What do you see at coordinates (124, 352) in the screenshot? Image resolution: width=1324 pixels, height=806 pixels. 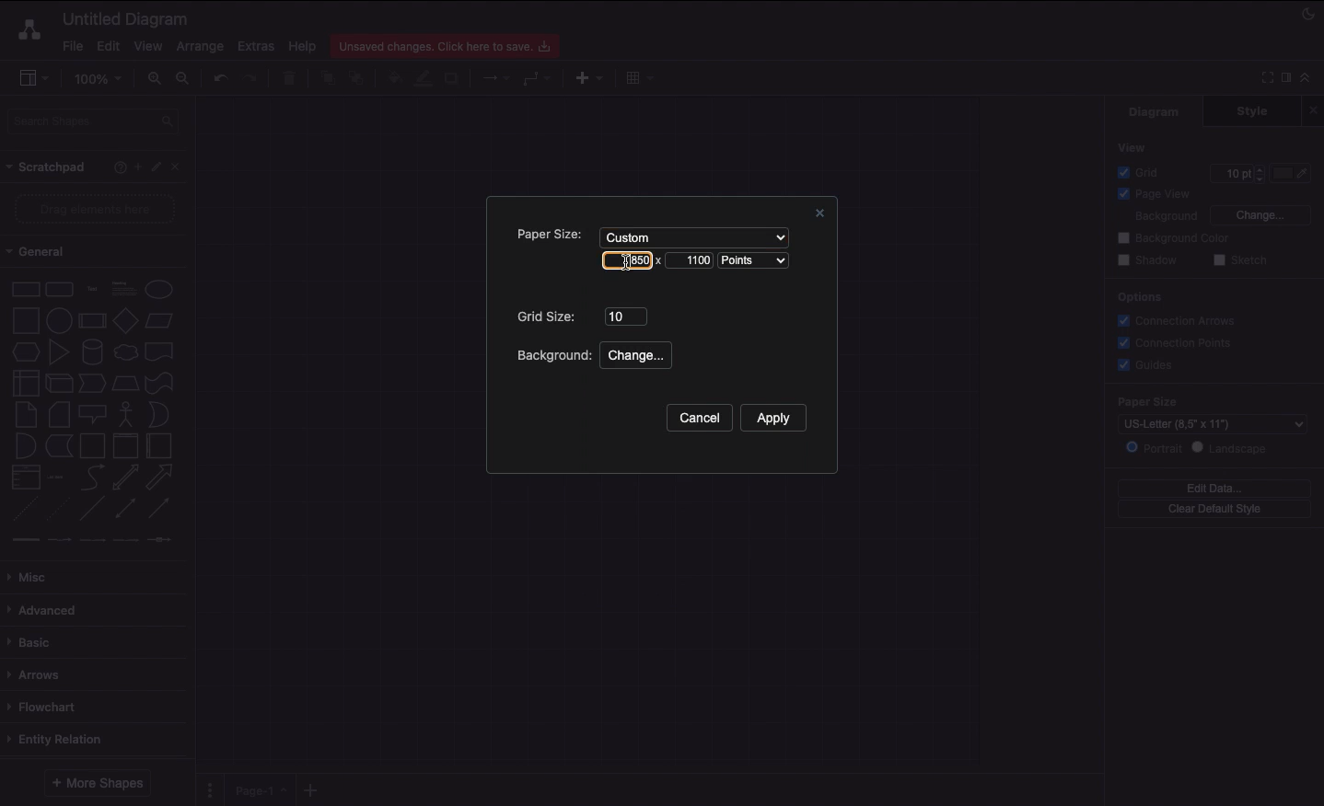 I see `Cloud` at bounding box center [124, 352].